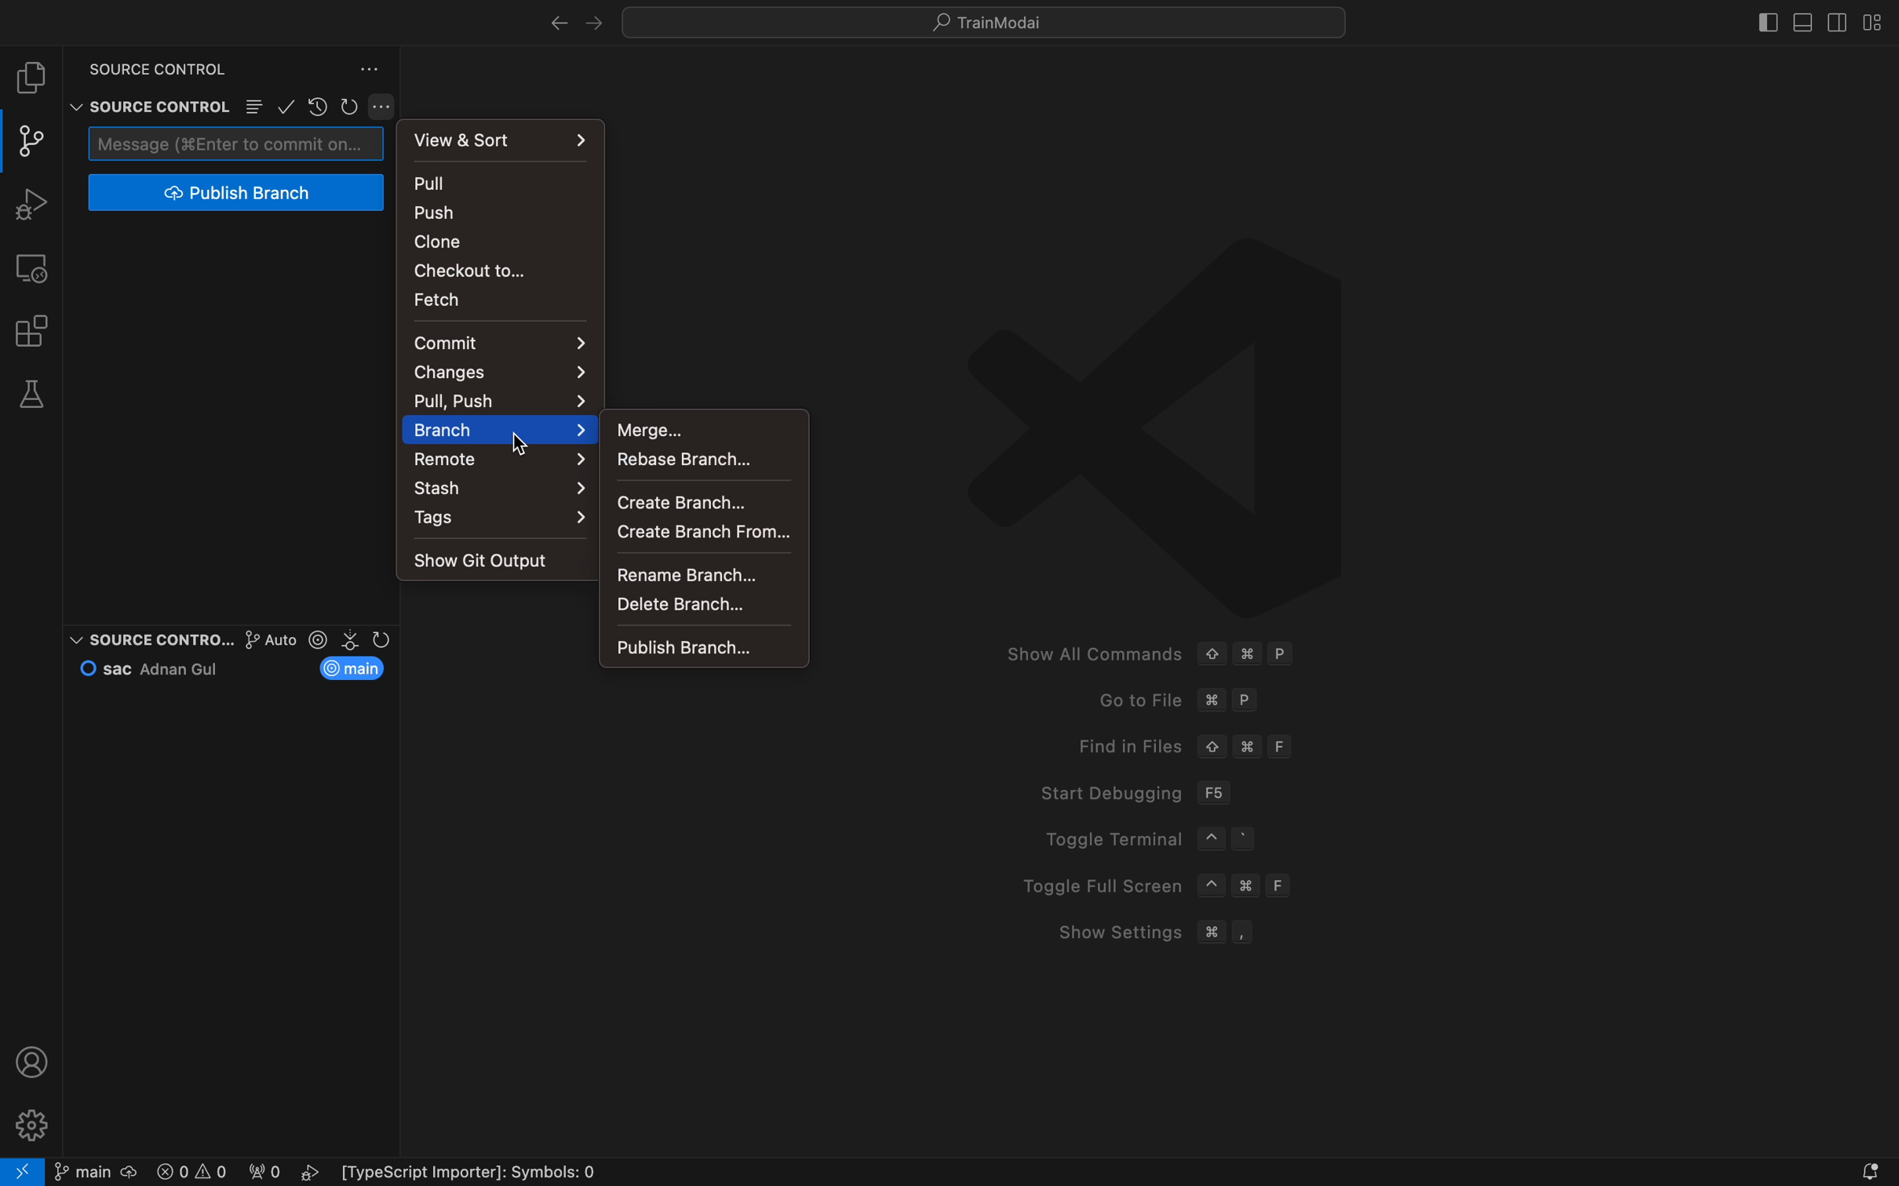 Image resolution: width=1899 pixels, height=1186 pixels. What do you see at coordinates (493, 398) in the screenshot?
I see `` at bounding box center [493, 398].